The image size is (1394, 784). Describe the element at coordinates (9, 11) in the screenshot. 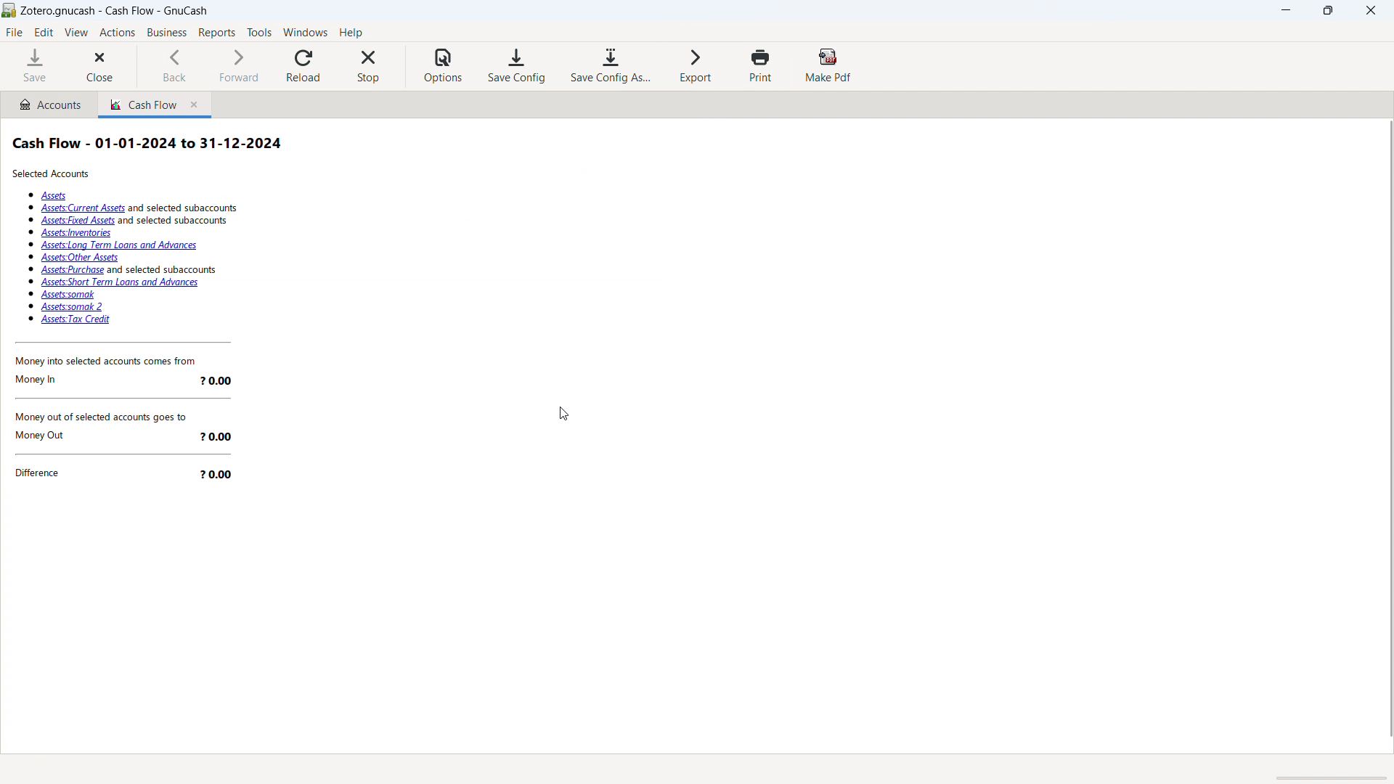

I see `logo` at that location.